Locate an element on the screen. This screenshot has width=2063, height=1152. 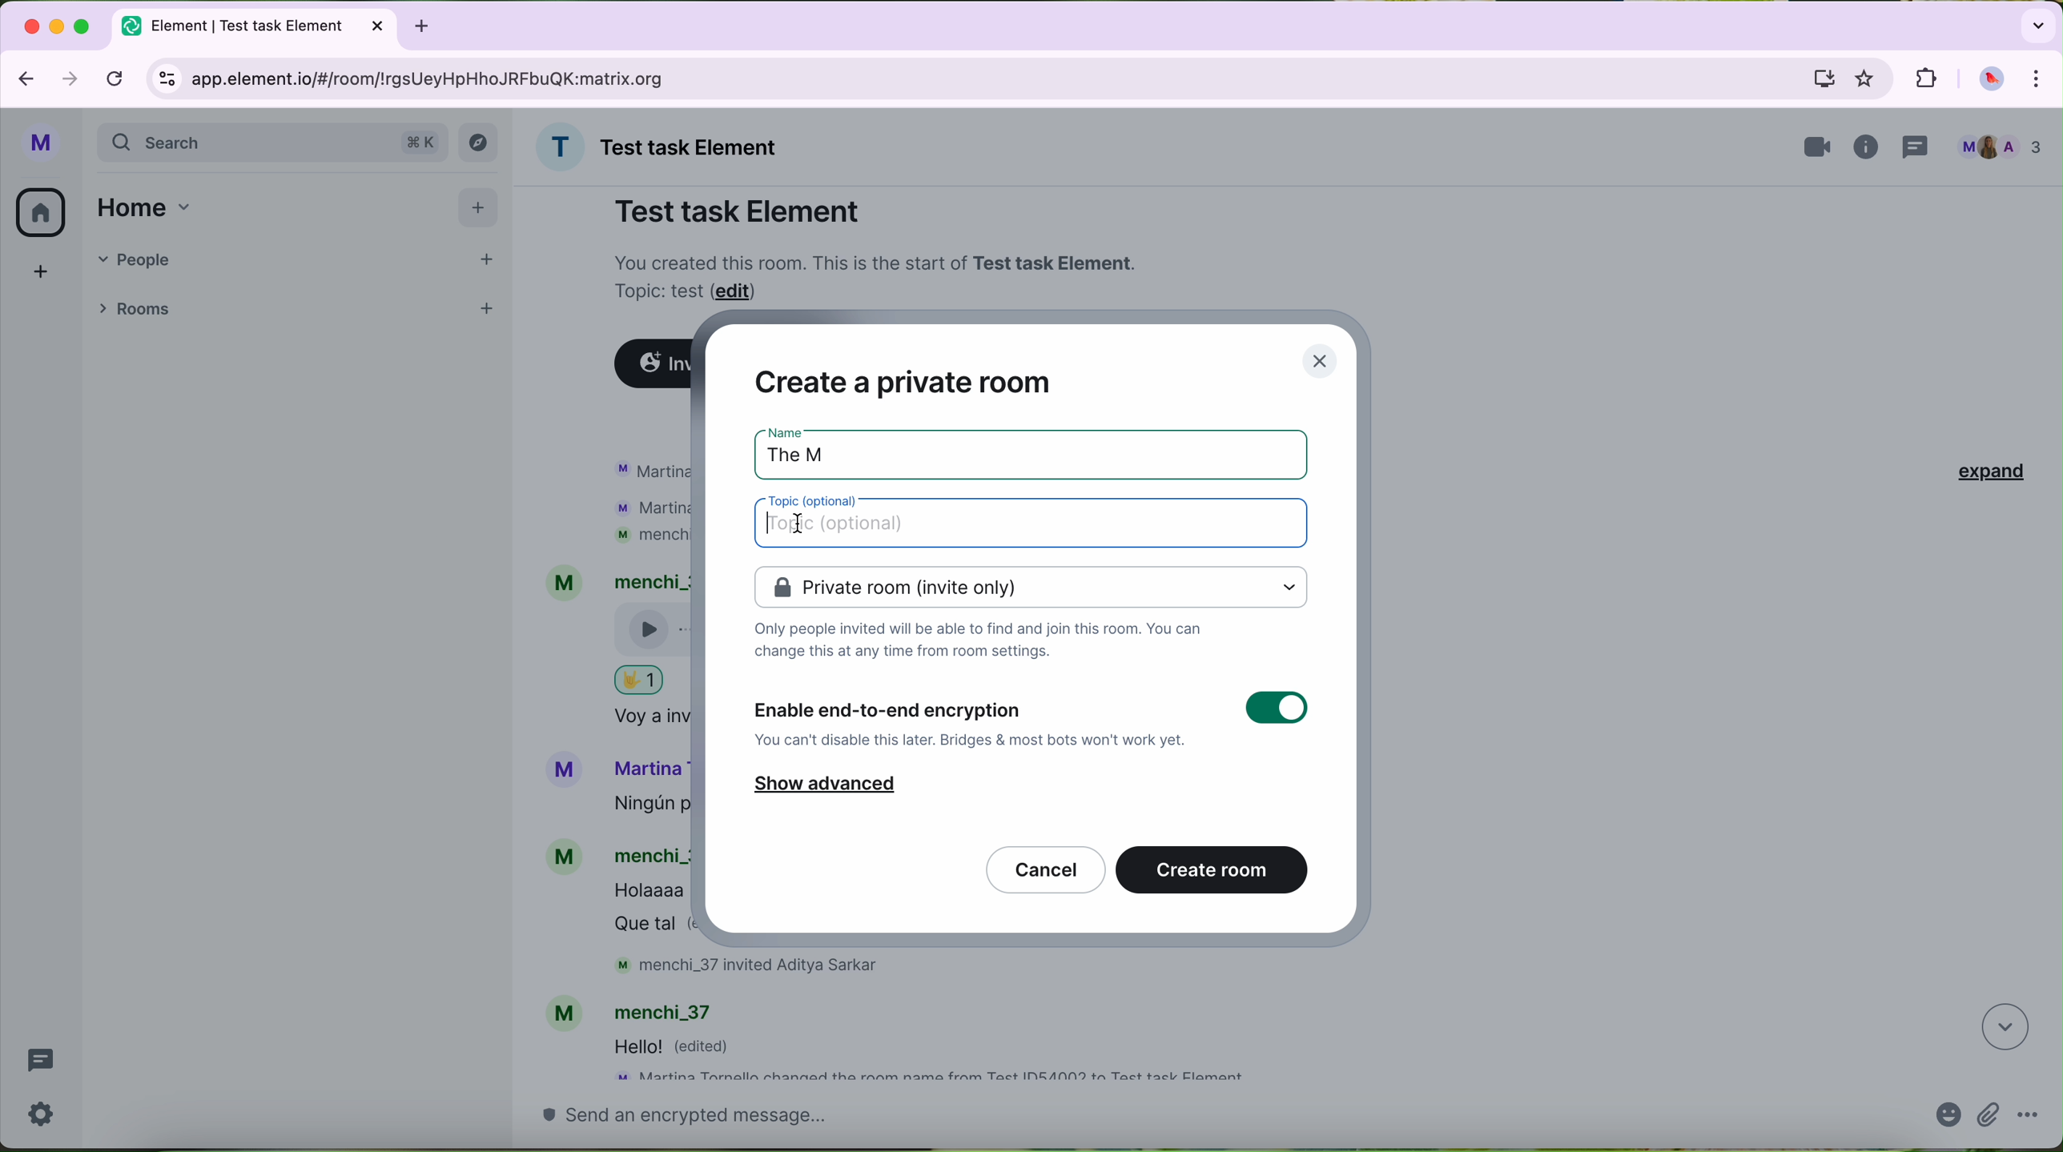
create room is located at coordinates (1213, 869).